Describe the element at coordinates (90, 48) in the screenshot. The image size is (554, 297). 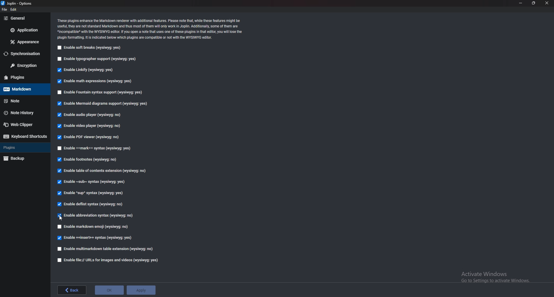
I see `Enable soft breaks` at that location.